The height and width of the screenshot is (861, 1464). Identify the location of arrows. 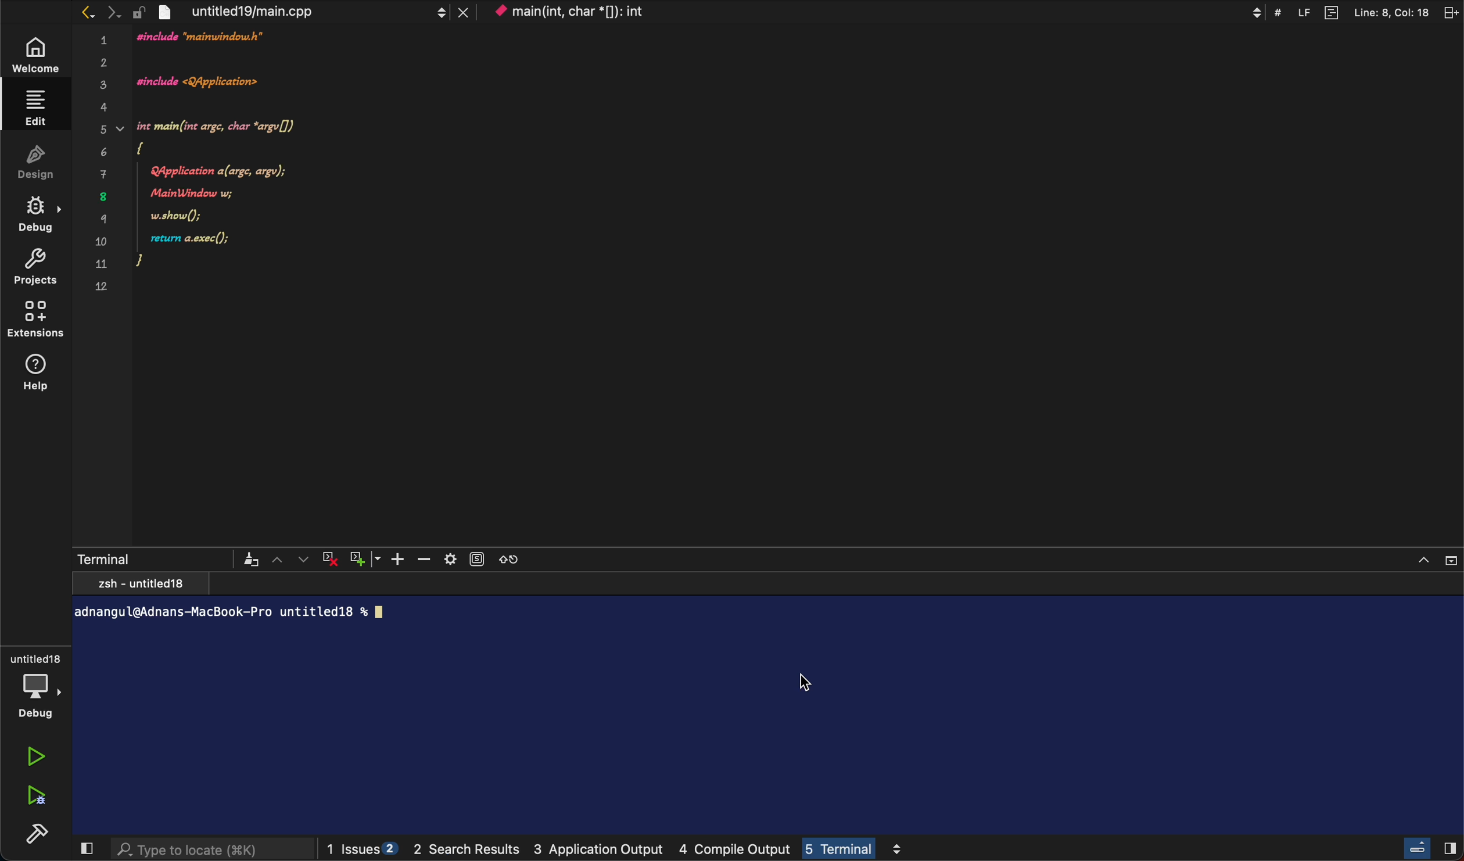
(94, 14).